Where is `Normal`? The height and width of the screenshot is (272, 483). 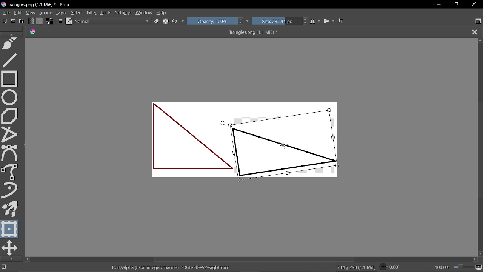
Normal is located at coordinates (113, 22).